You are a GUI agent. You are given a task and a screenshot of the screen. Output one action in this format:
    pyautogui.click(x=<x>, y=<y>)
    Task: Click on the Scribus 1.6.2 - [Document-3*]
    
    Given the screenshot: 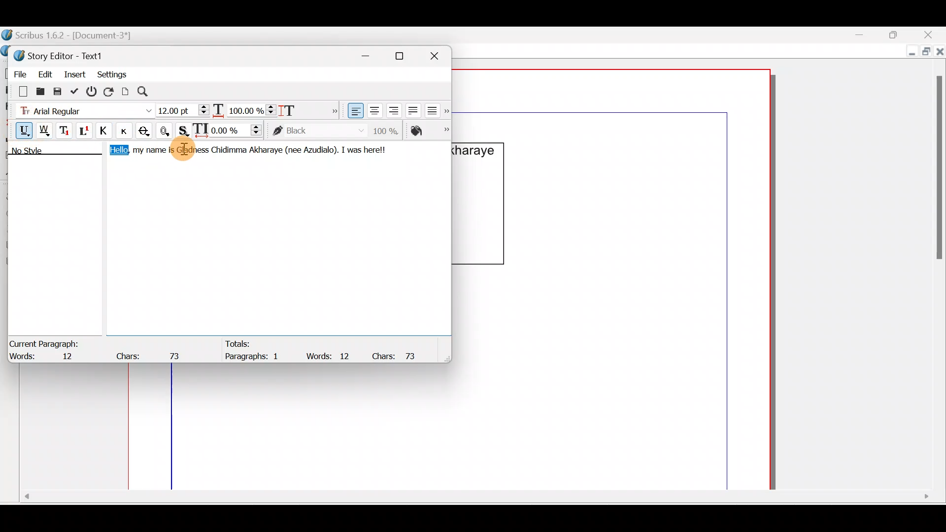 What is the action you would take?
    pyautogui.click(x=78, y=36)
    